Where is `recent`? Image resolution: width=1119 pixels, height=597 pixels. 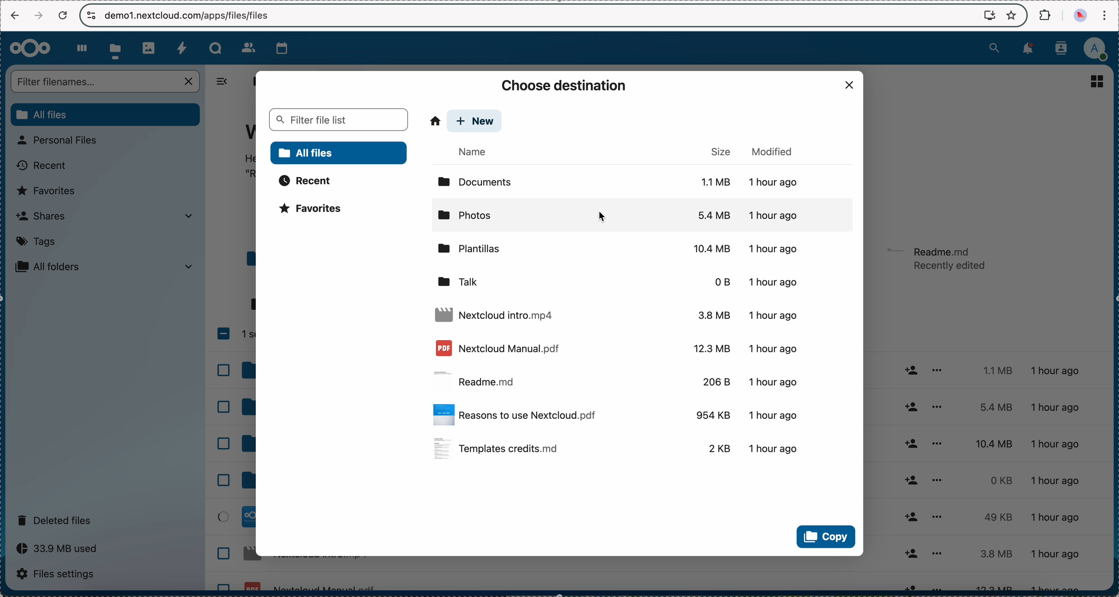 recent is located at coordinates (40, 167).